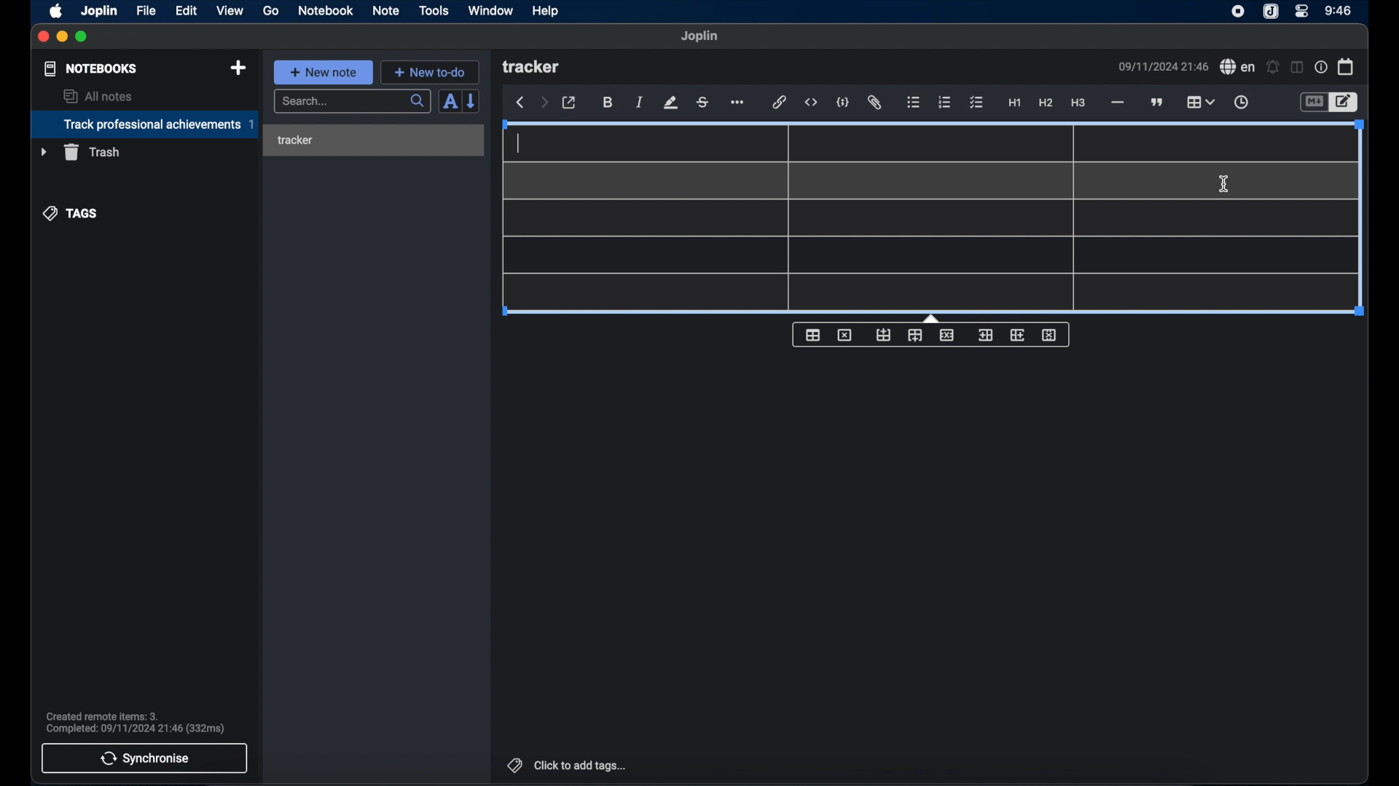 This screenshot has width=1399, height=786. I want to click on joplin icon, so click(1238, 12).